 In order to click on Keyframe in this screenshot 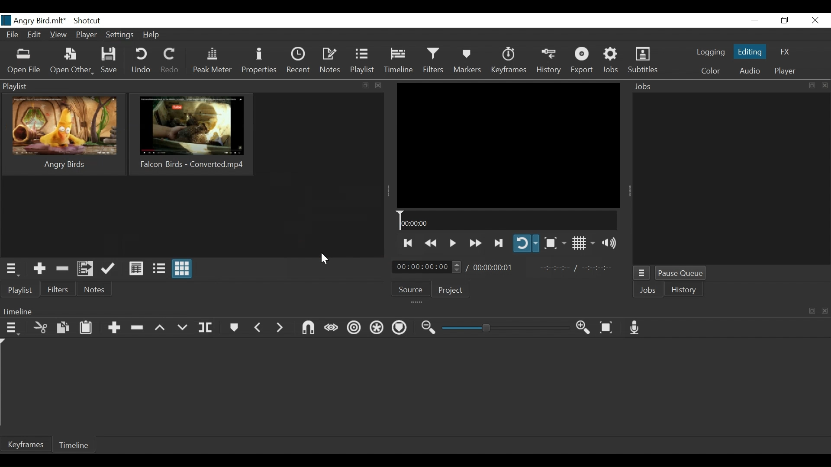, I will do `click(508, 61)`.